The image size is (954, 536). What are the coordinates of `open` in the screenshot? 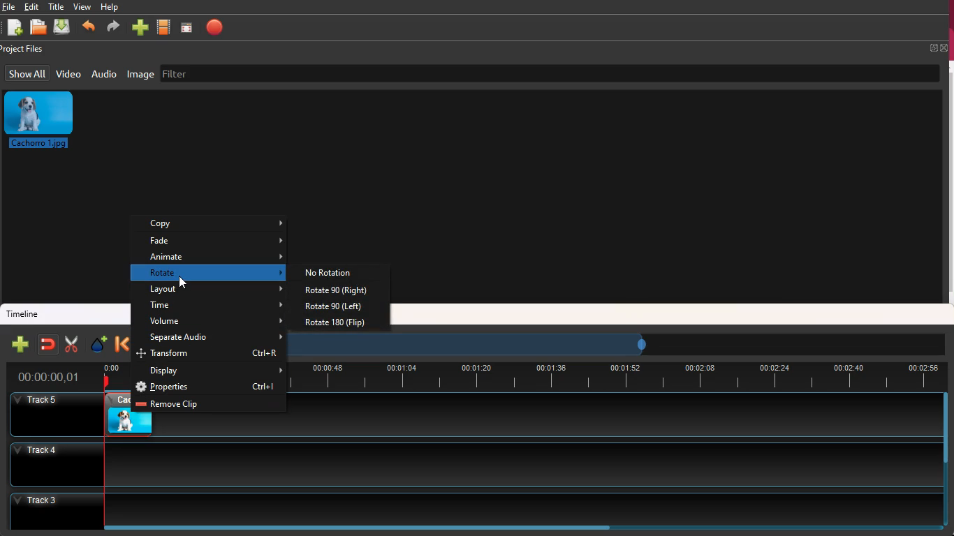 It's located at (38, 28).